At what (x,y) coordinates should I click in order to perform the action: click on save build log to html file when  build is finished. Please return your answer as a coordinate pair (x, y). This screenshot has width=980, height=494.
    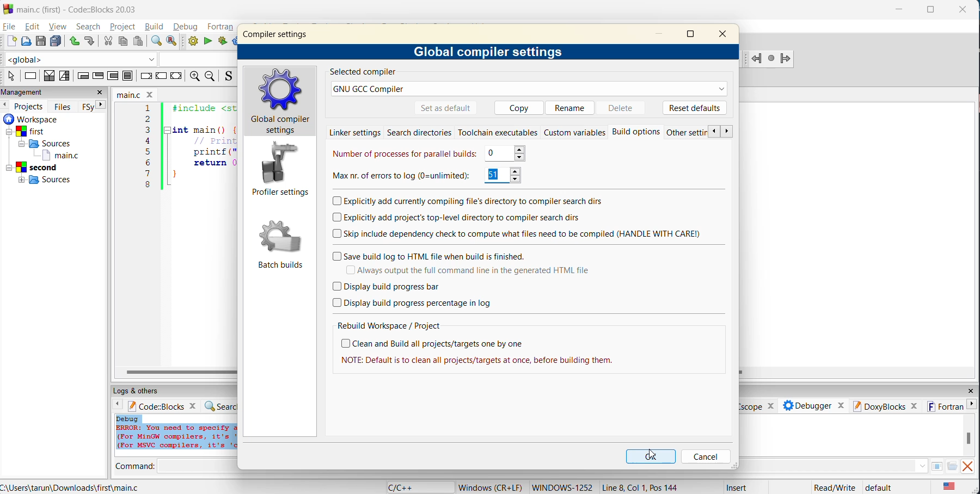
    Looking at the image, I should click on (430, 256).